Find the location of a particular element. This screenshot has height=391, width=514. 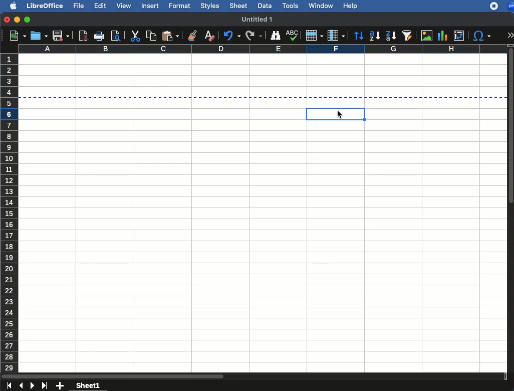

view is located at coordinates (123, 6).